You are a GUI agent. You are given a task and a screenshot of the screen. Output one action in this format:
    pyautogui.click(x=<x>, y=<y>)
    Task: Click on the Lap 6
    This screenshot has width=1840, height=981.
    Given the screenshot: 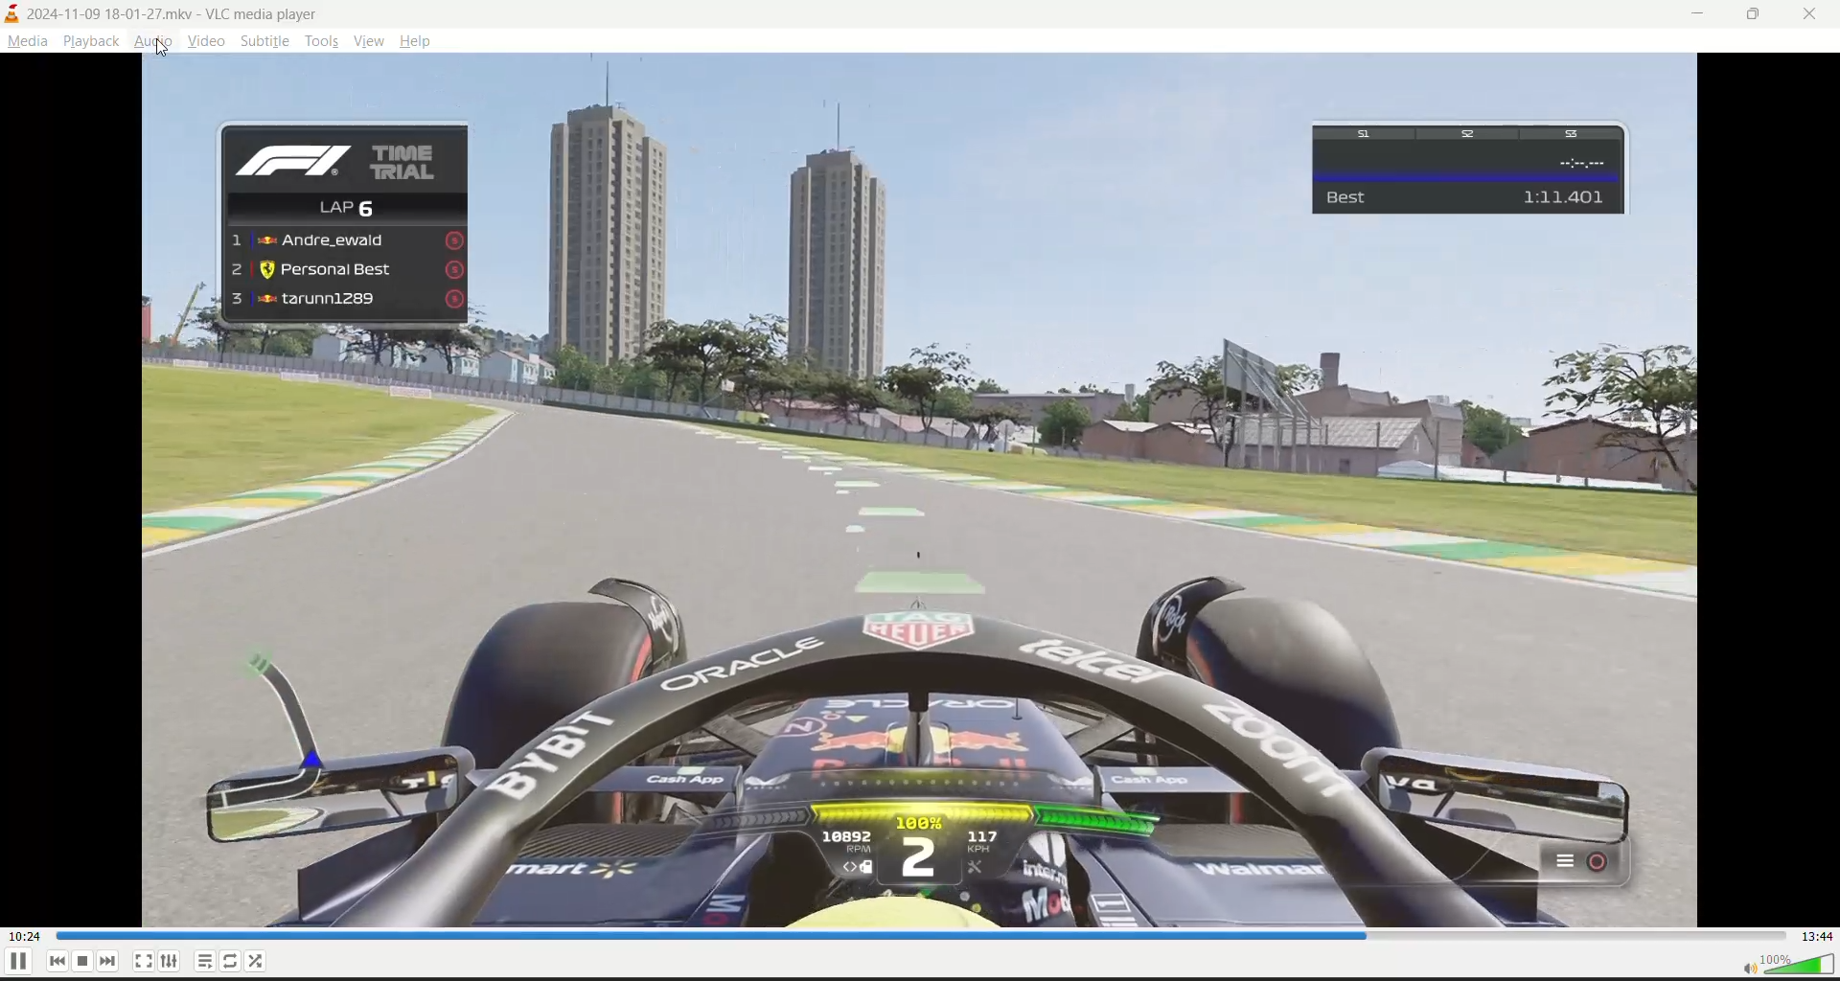 What is the action you would take?
    pyautogui.click(x=353, y=207)
    